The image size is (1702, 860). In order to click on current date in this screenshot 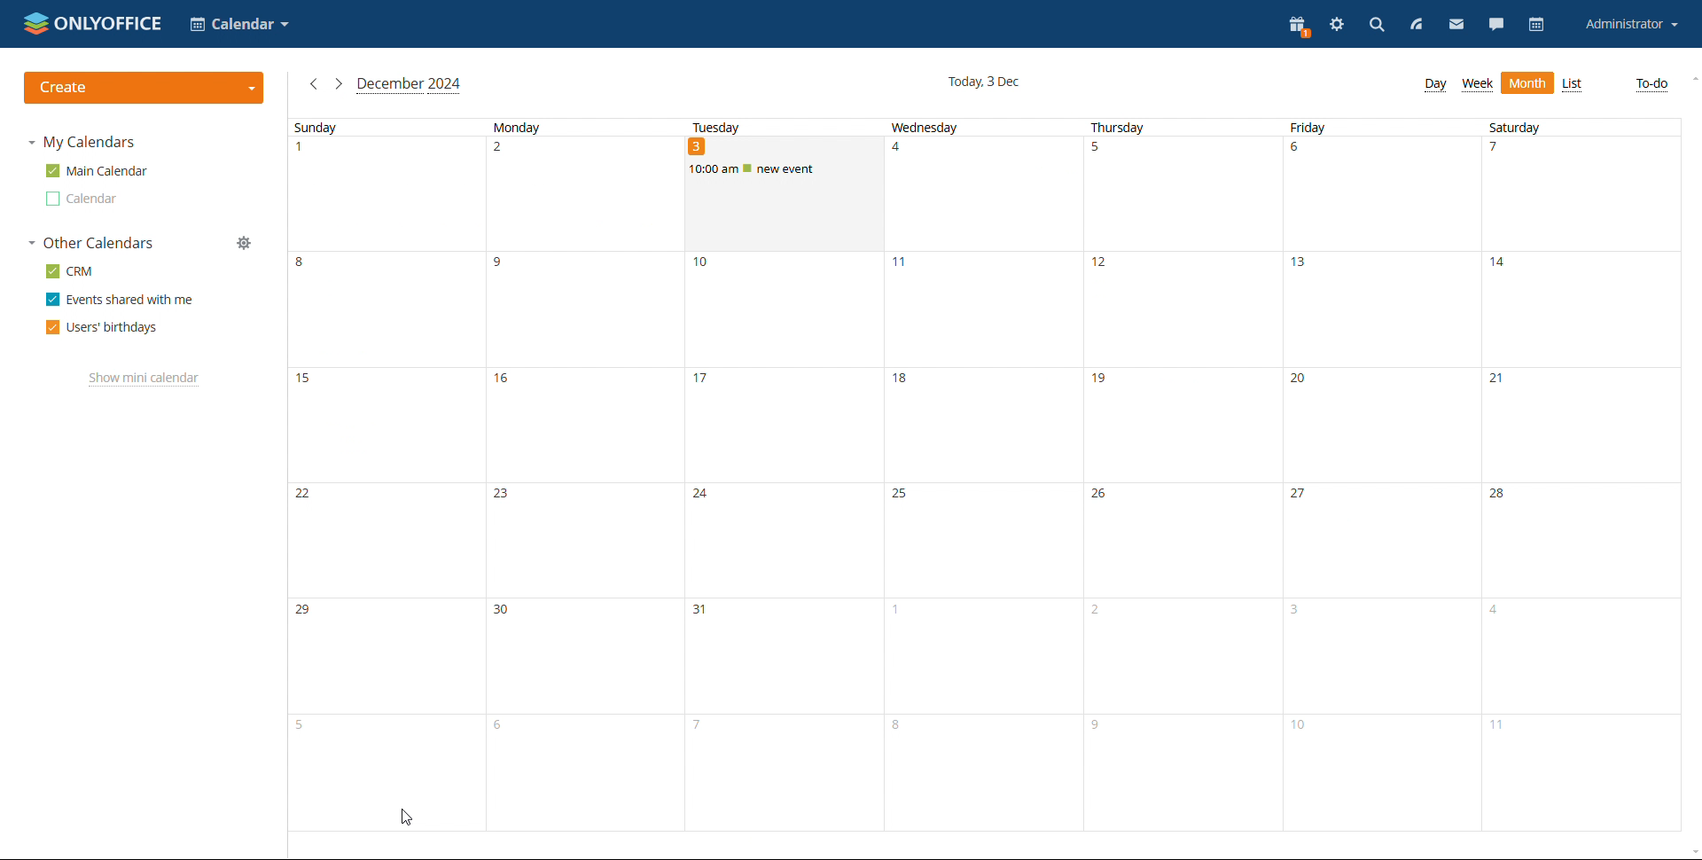, I will do `click(982, 83)`.